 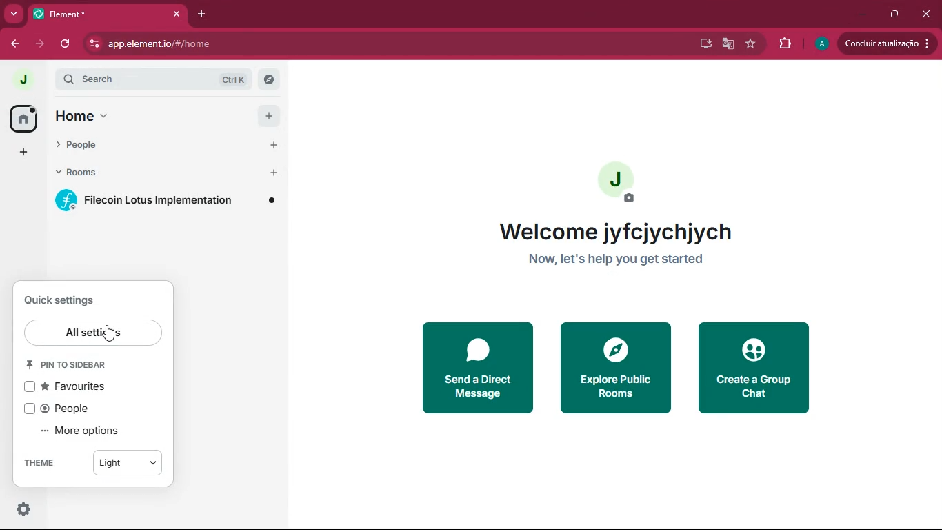 What do you see at coordinates (65, 409) in the screenshot?
I see `people` at bounding box center [65, 409].